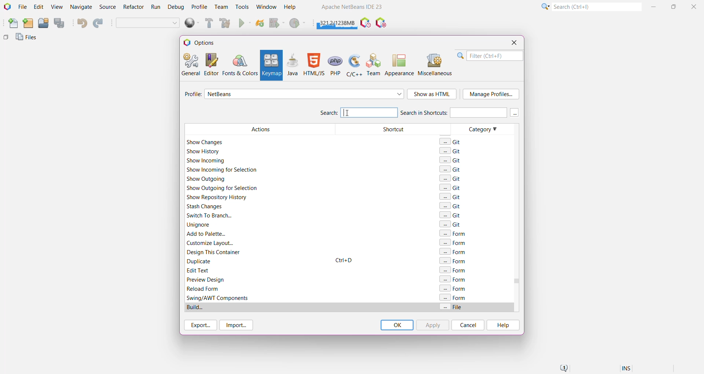  I want to click on cursor, so click(348, 113).